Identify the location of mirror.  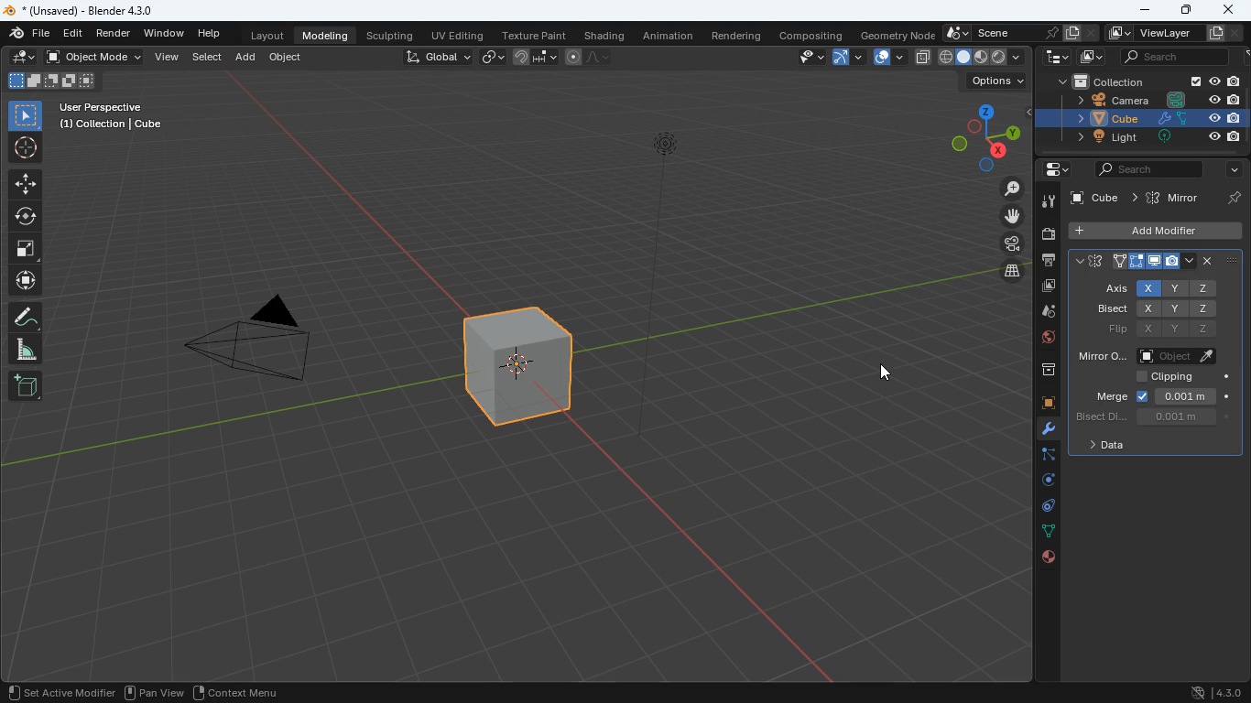
(1174, 198).